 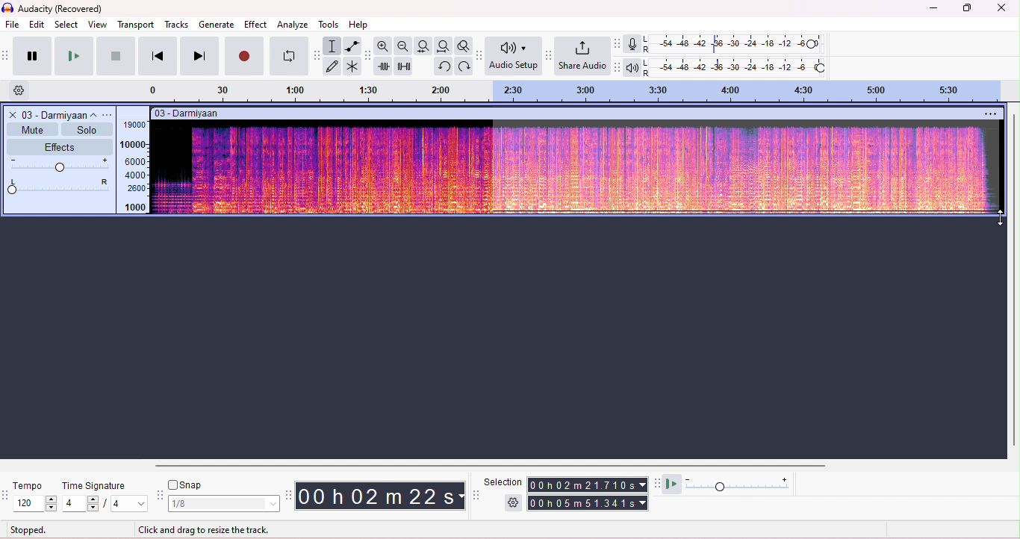 What do you see at coordinates (965, 8) in the screenshot?
I see `maximize` at bounding box center [965, 8].